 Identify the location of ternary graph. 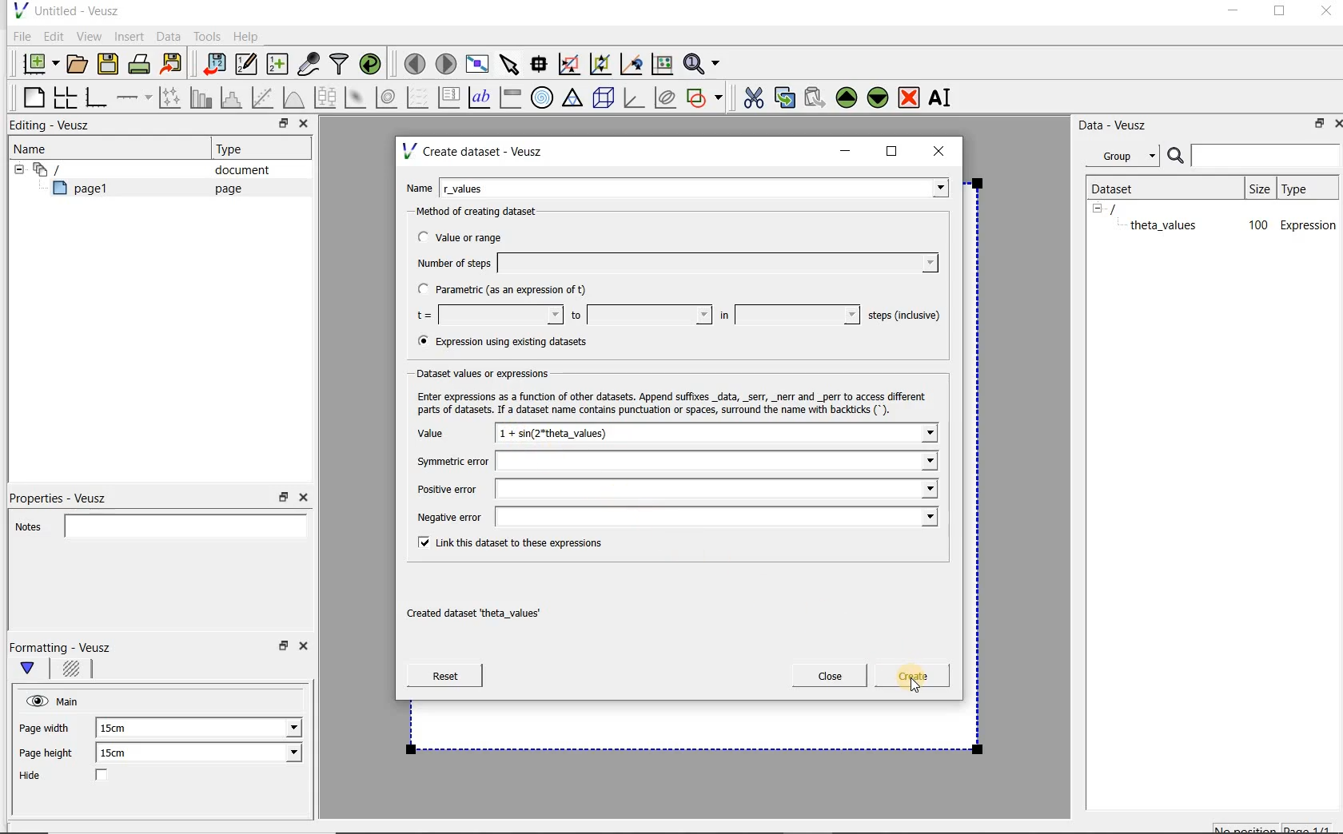
(574, 98).